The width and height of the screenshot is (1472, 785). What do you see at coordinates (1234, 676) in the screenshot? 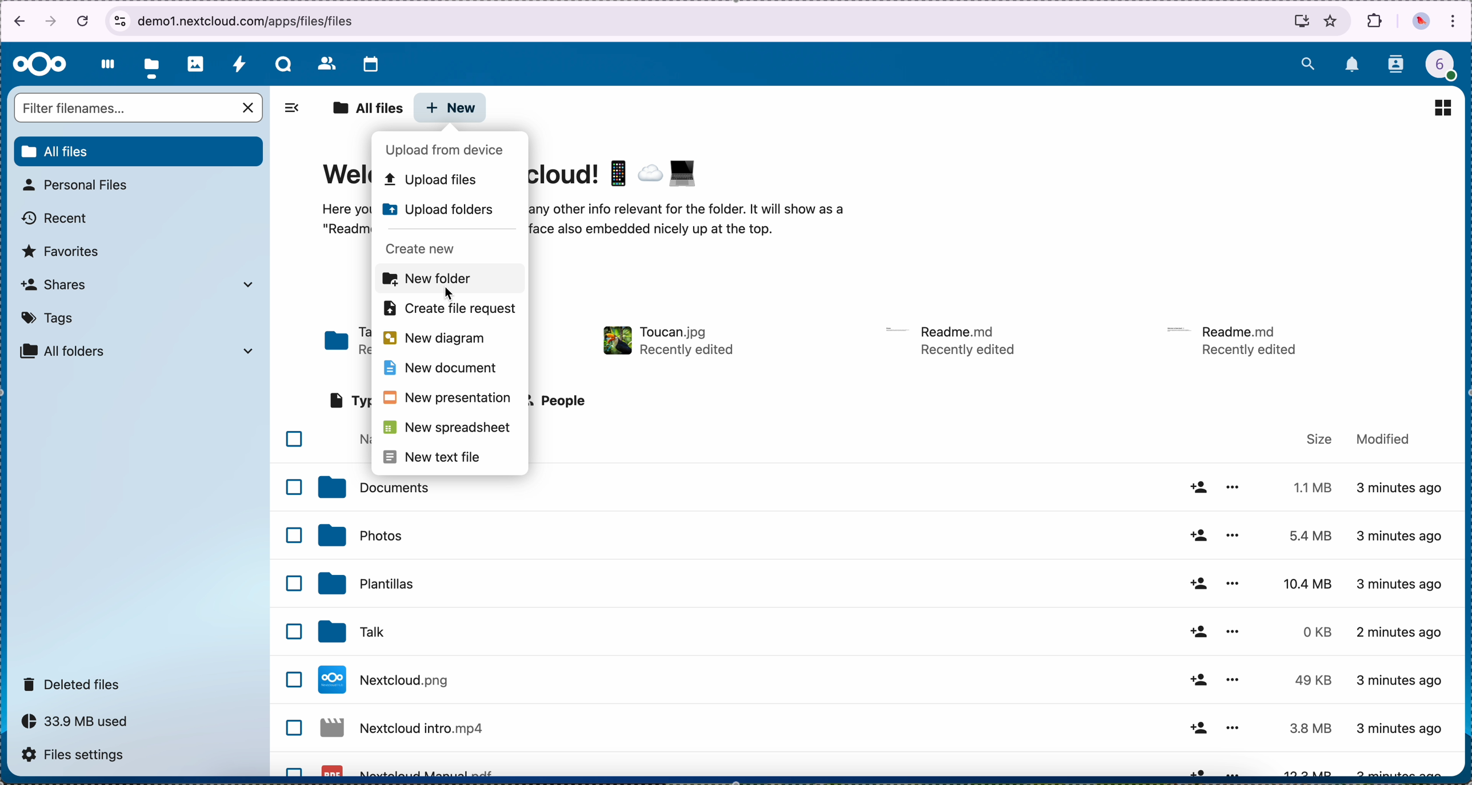
I see `more options` at bounding box center [1234, 676].